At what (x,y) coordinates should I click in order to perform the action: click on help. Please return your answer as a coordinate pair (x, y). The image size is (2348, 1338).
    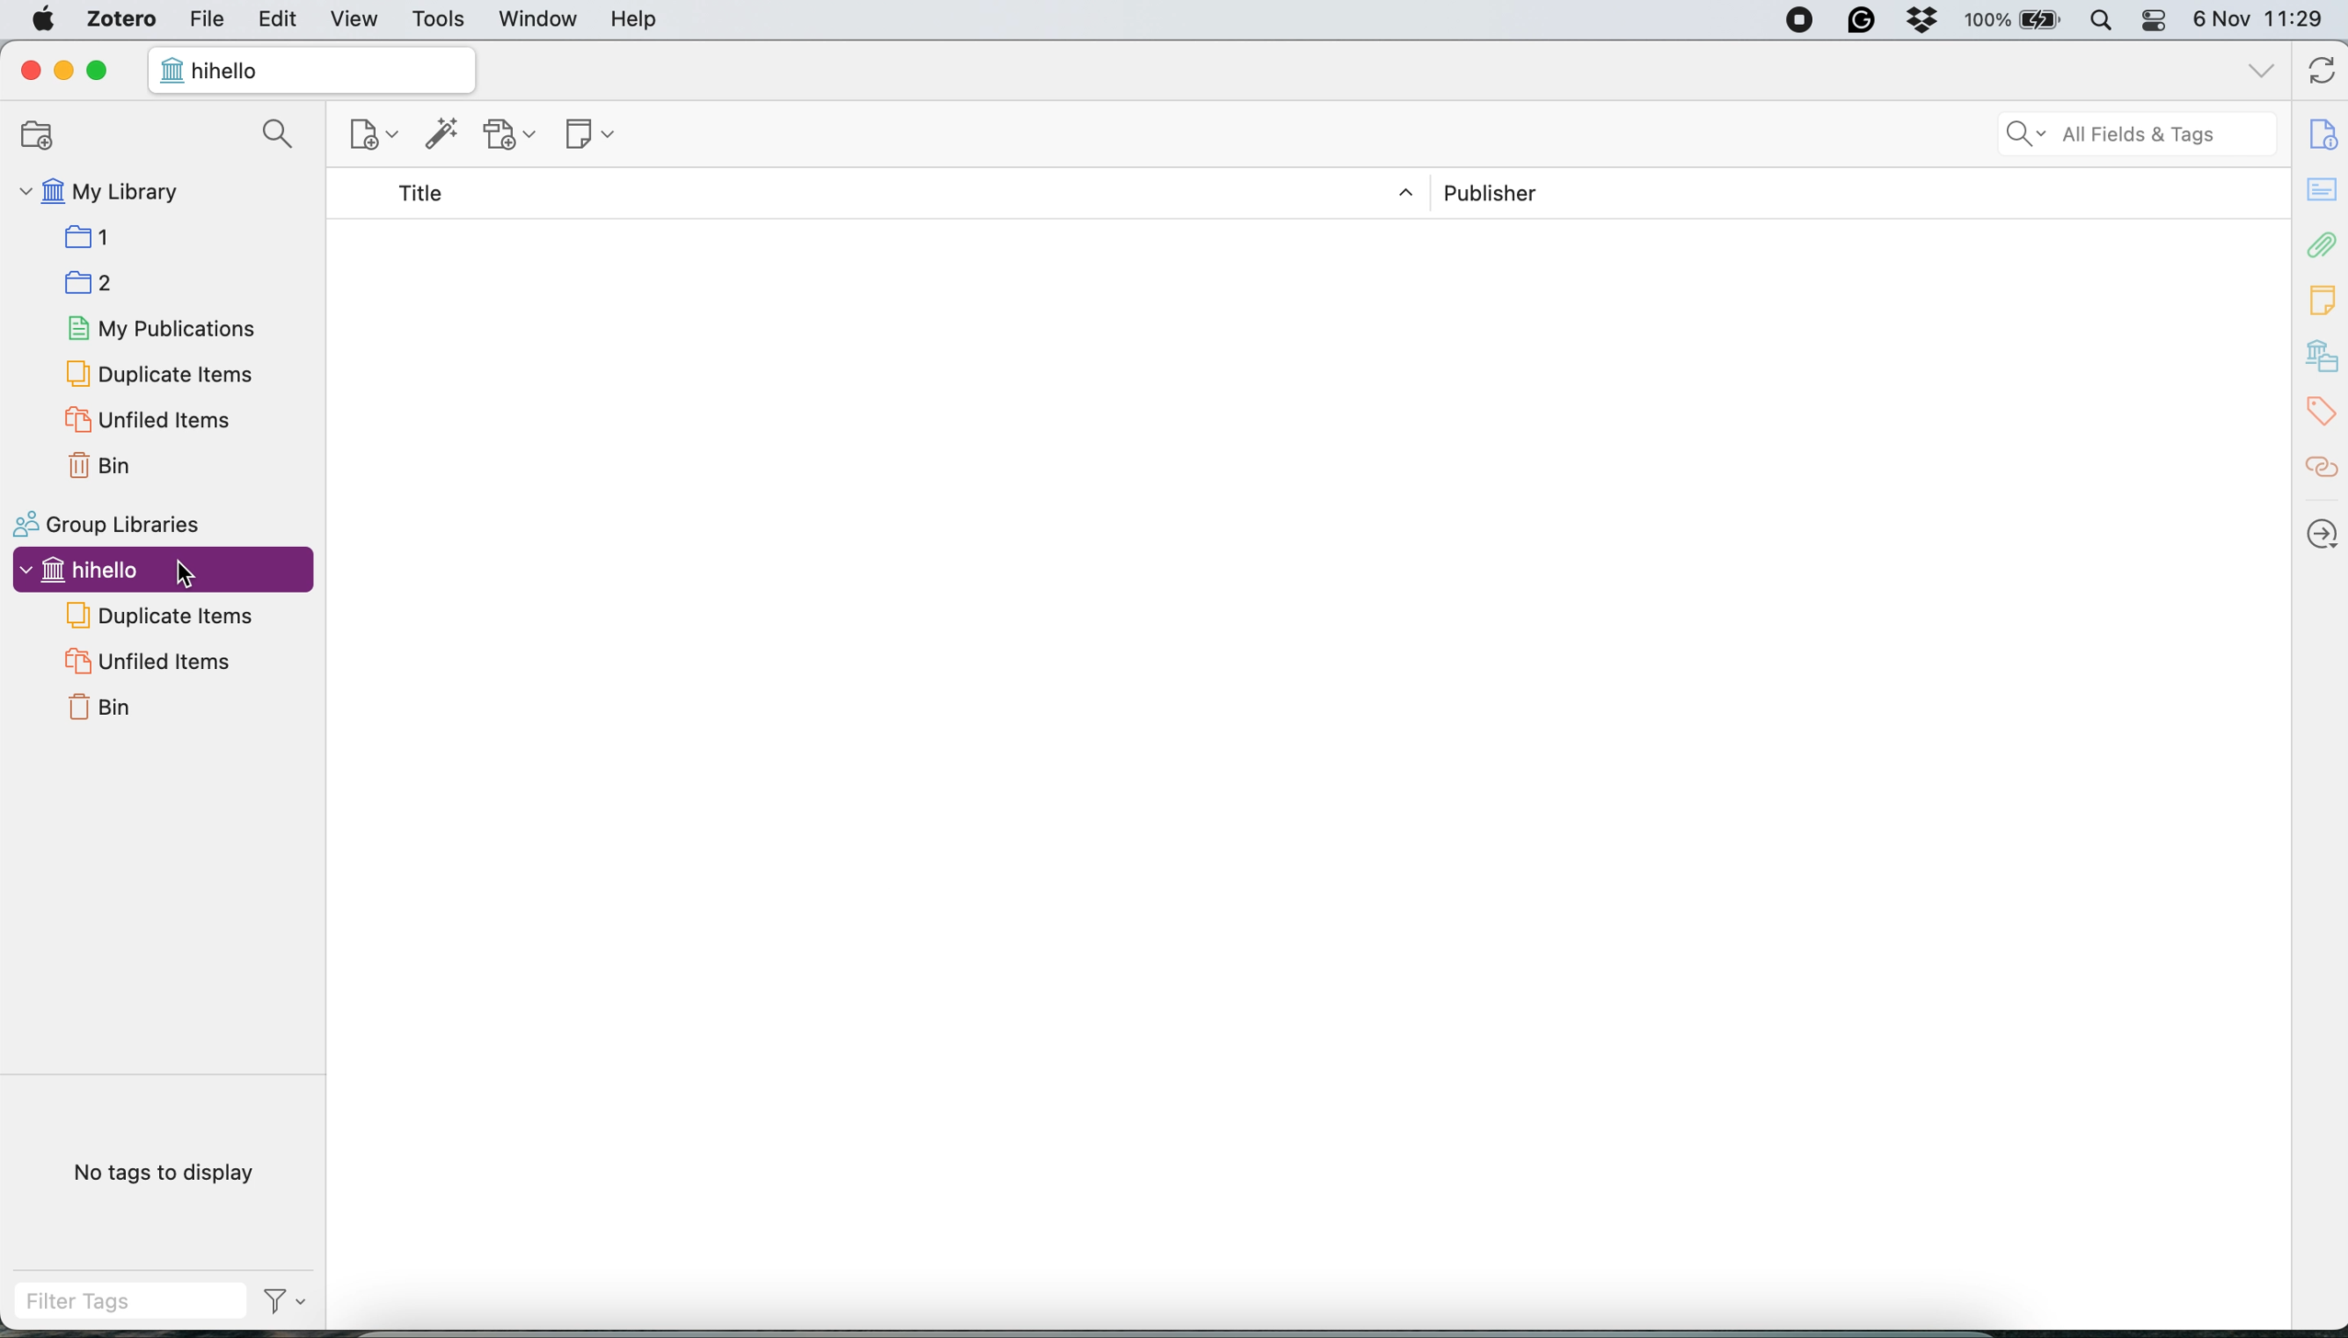
    Looking at the image, I should click on (671, 27).